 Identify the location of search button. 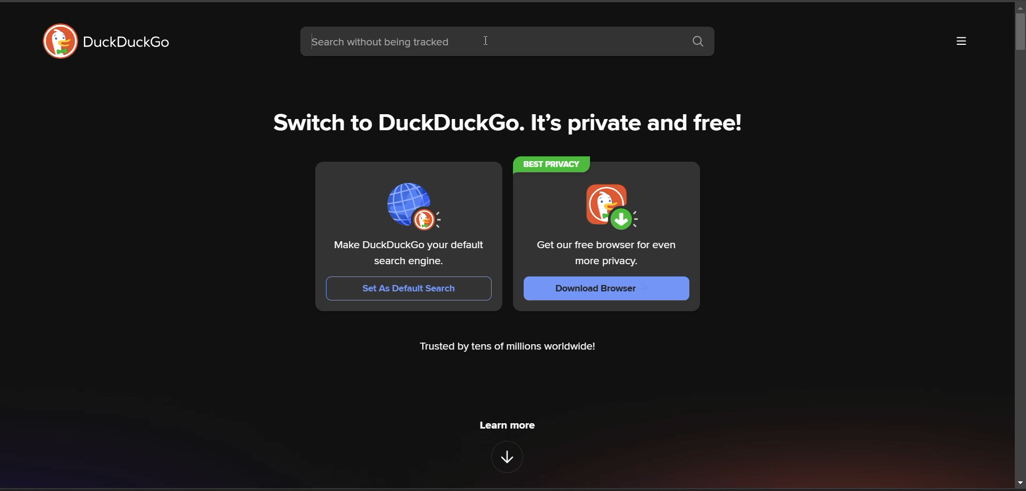
(698, 43).